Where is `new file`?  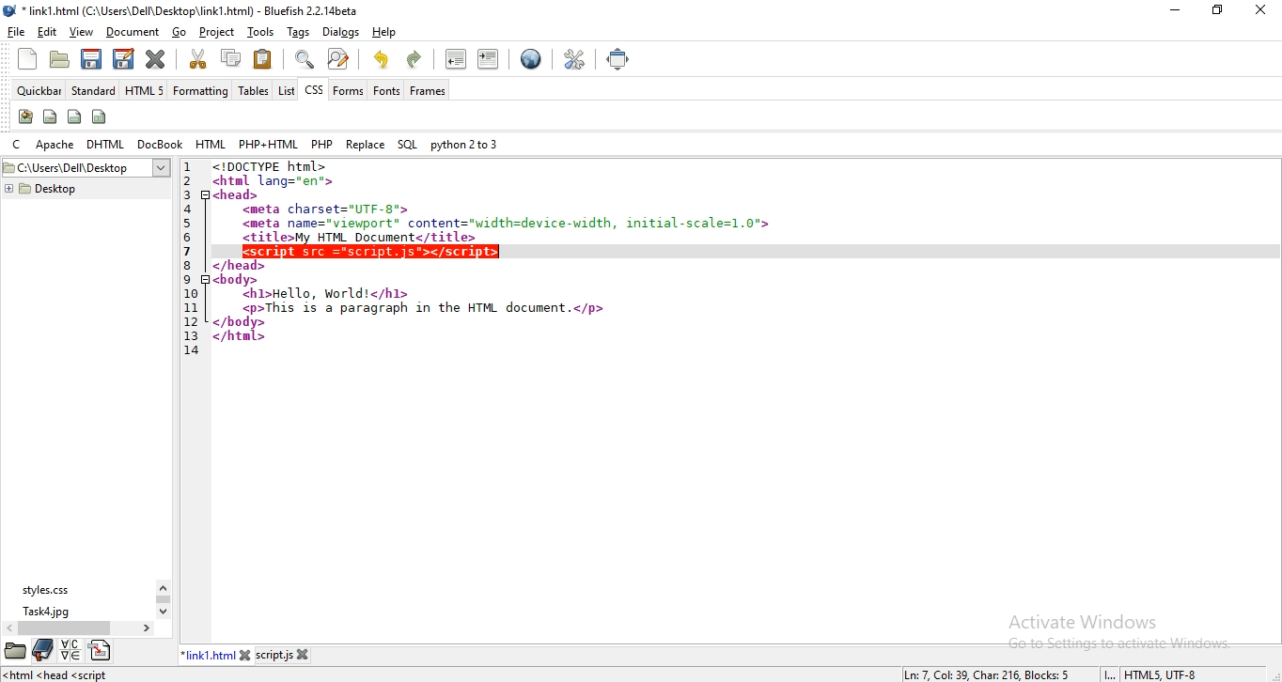
new file is located at coordinates (25, 58).